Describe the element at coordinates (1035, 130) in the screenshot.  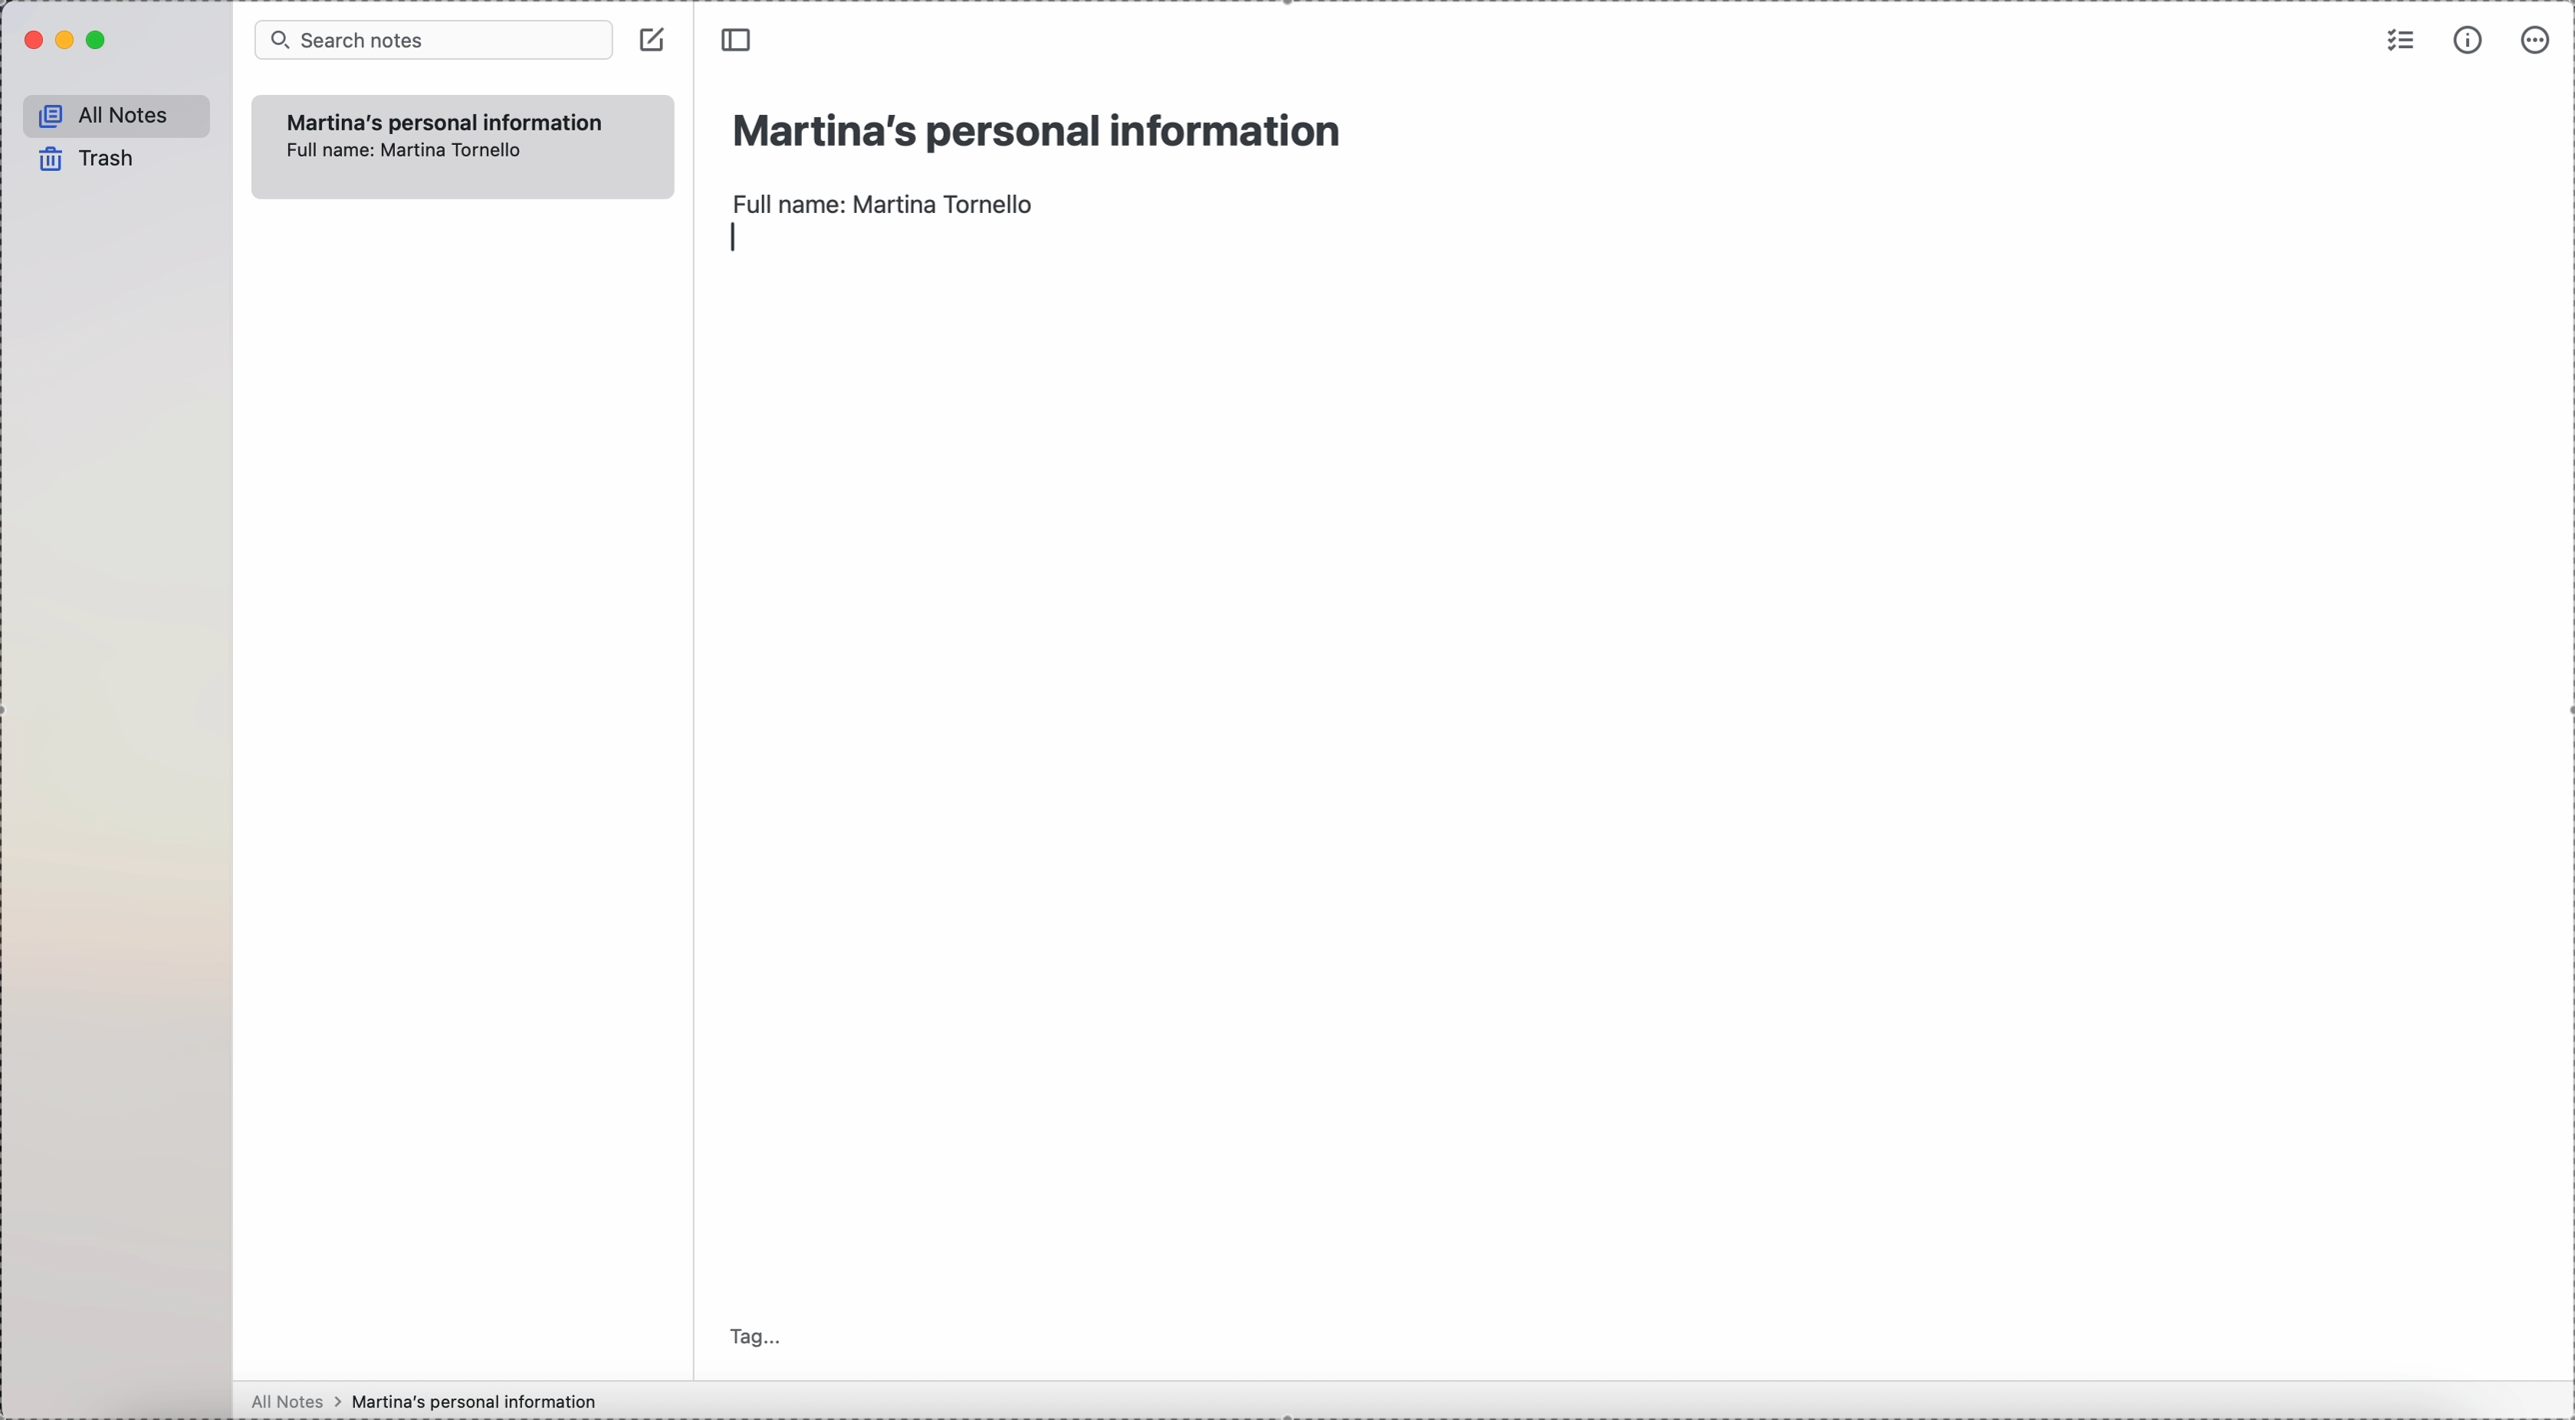
I see `title: Martina's personal information` at that location.